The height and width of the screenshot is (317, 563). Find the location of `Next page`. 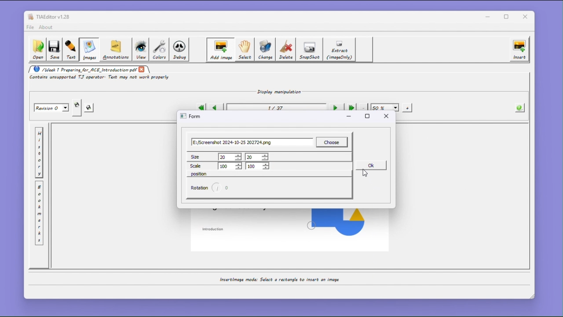

Next page is located at coordinates (335, 108).